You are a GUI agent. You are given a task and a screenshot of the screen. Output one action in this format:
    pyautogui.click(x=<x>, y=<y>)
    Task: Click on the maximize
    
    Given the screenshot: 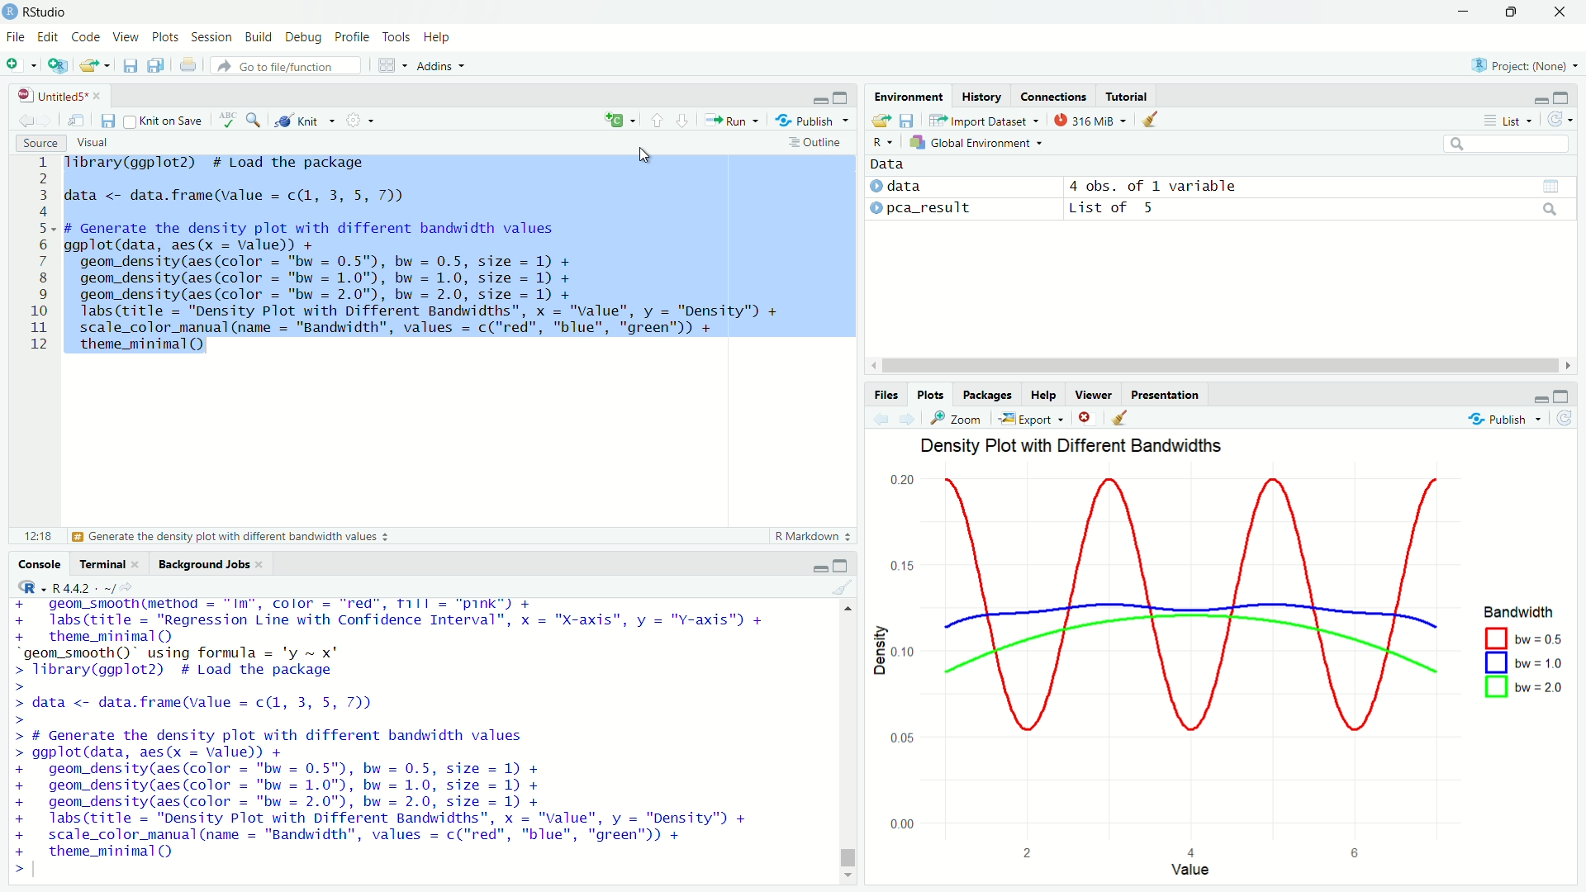 What is the action you would take?
    pyautogui.click(x=842, y=97)
    